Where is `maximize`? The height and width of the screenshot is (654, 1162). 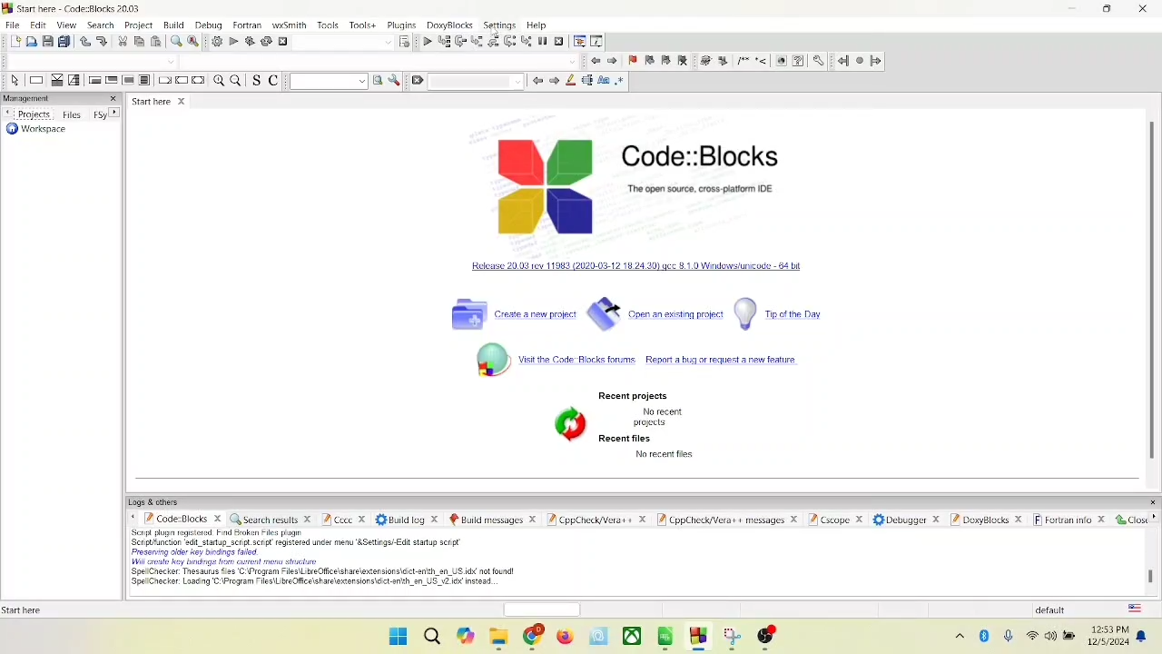 maximize is located at coordinates (1106, 9).